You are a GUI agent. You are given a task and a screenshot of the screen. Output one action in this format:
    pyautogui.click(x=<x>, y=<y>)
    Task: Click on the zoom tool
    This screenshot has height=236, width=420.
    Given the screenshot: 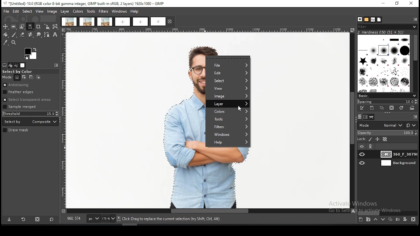 What is the action you would take?
    pyautogui.click(x=13, y=42)
    